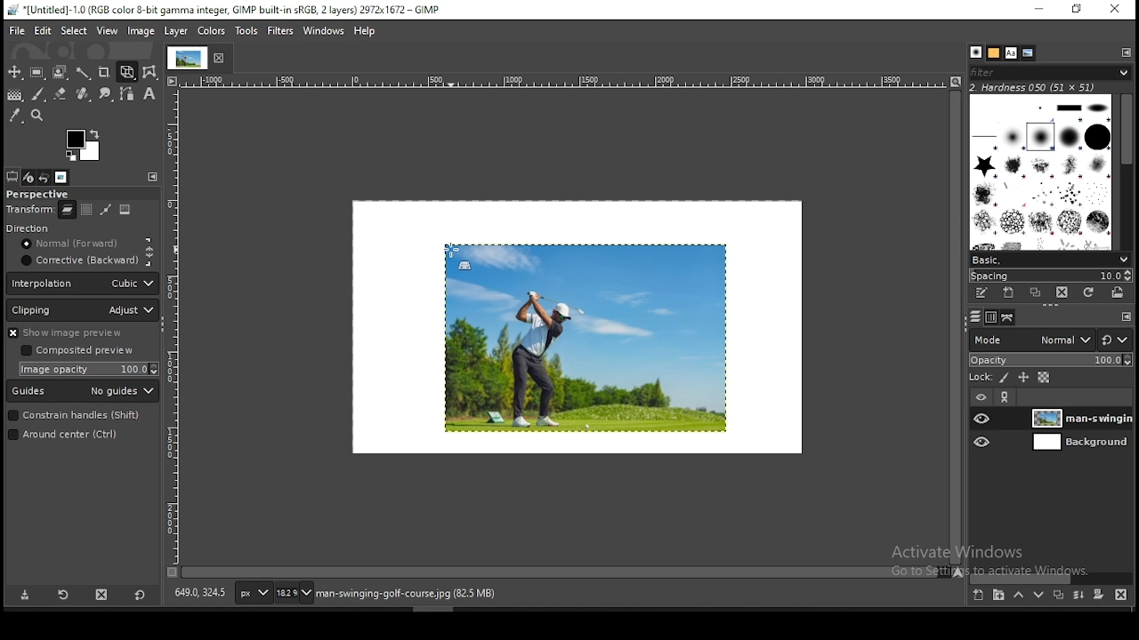 Image resolution: width=1139 pixels, height=640 pixels. What do you see at coordinates (563, 79) in the screenshot?
I see `horizontal scale ` at bounding box center [563, 79].